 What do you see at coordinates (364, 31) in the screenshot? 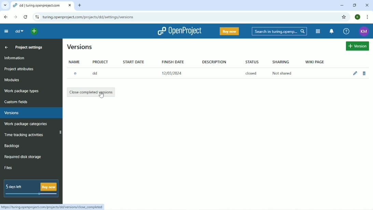
I see `Account` at bounding box center [364, 31].